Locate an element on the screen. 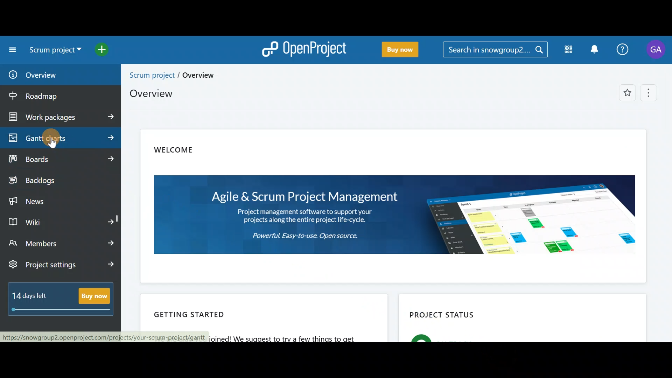  Welcome note is located at coordinates (397, 208).